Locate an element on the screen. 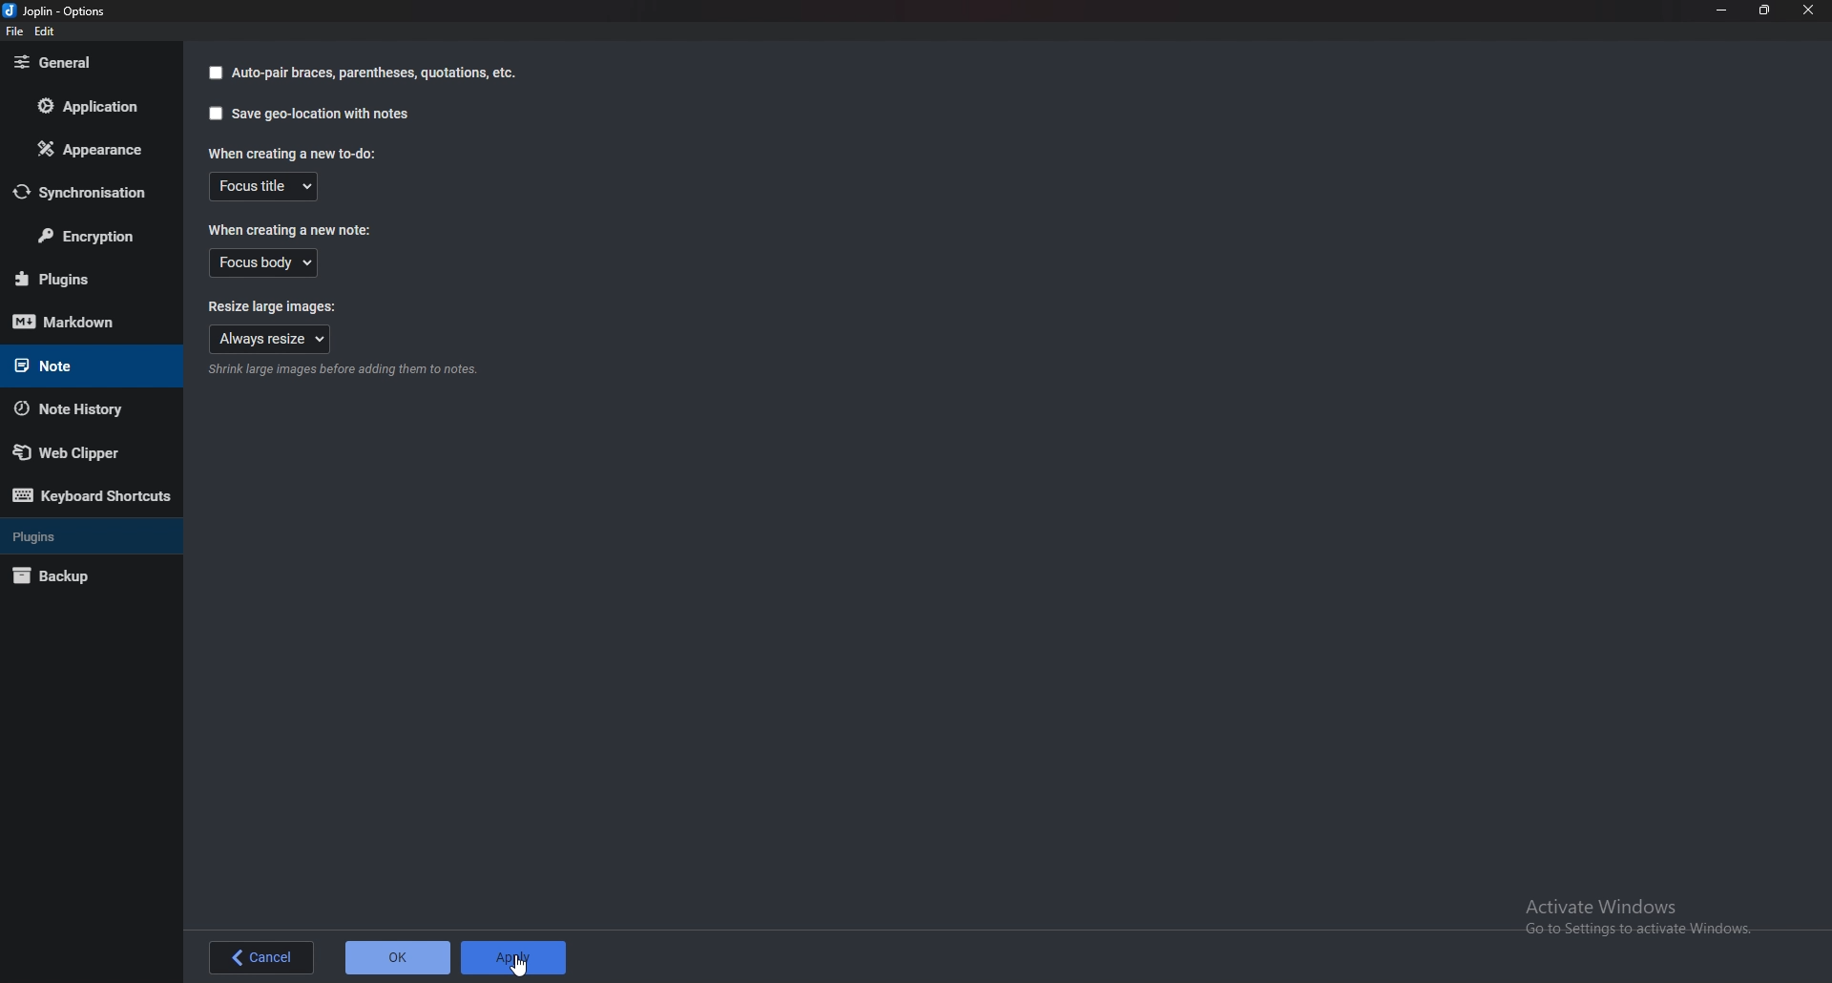 The height and width of the screenshot is (983, 1832). Application is located at coordinates (86, 106).